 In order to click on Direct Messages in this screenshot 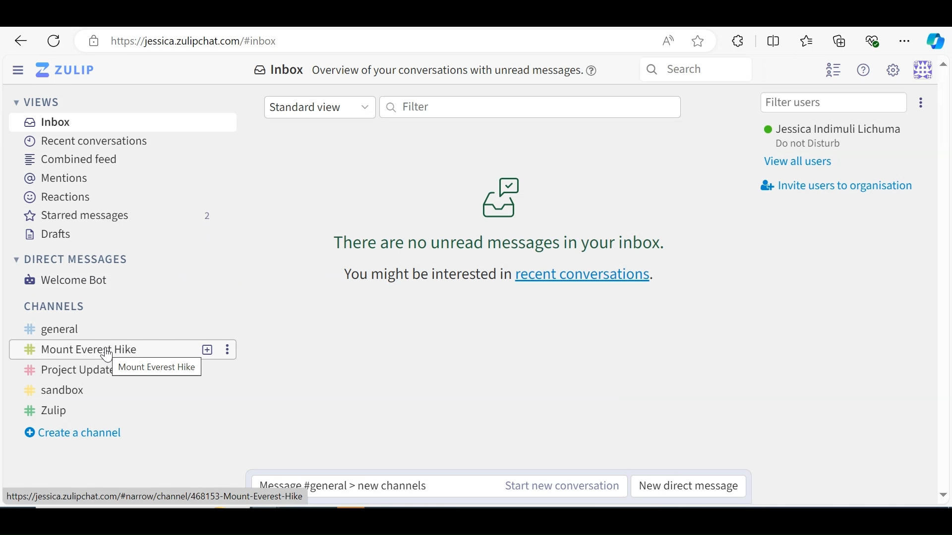, I will do `click(69, 259)`.